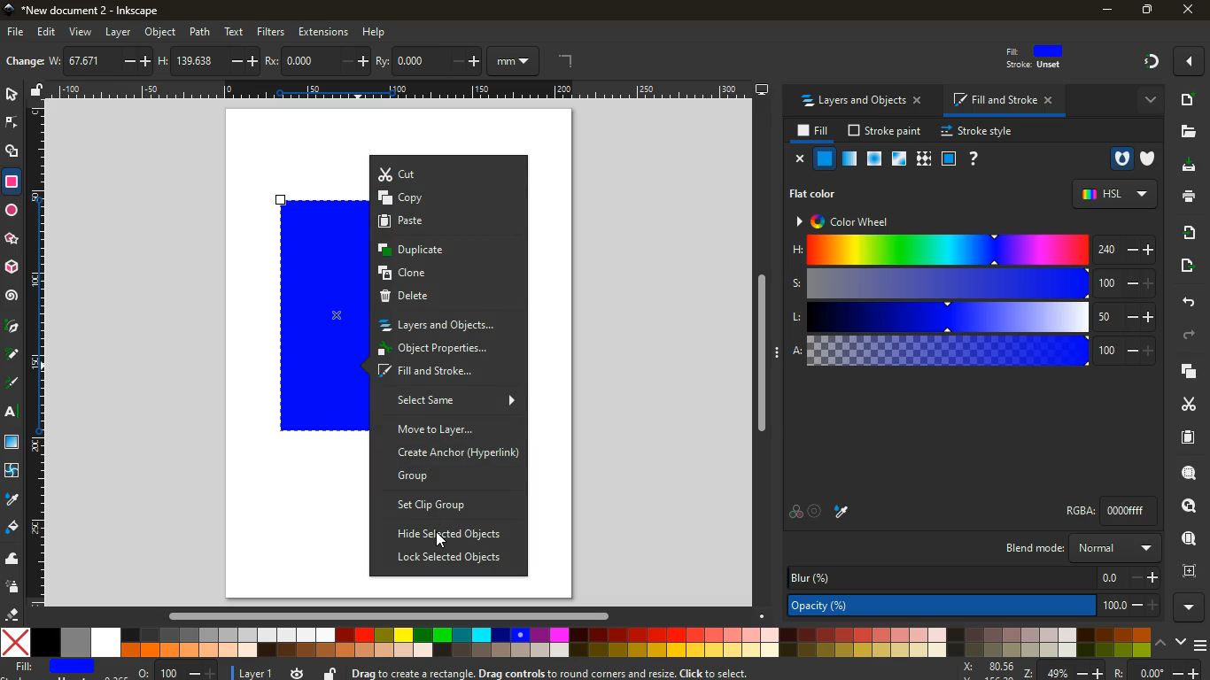  Describe the element at coordinates (1145, 9) in the screenshot. I see `maximize` at that location.